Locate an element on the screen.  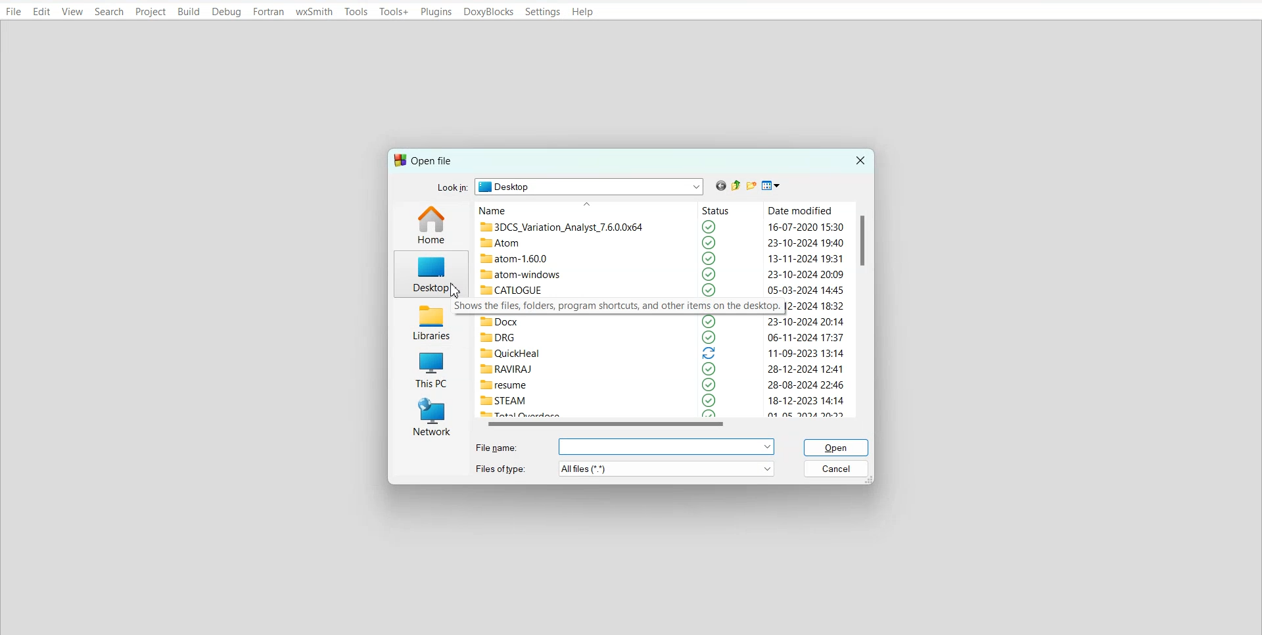
23-10-2024 19:40 is located at coordinates (805, 244).